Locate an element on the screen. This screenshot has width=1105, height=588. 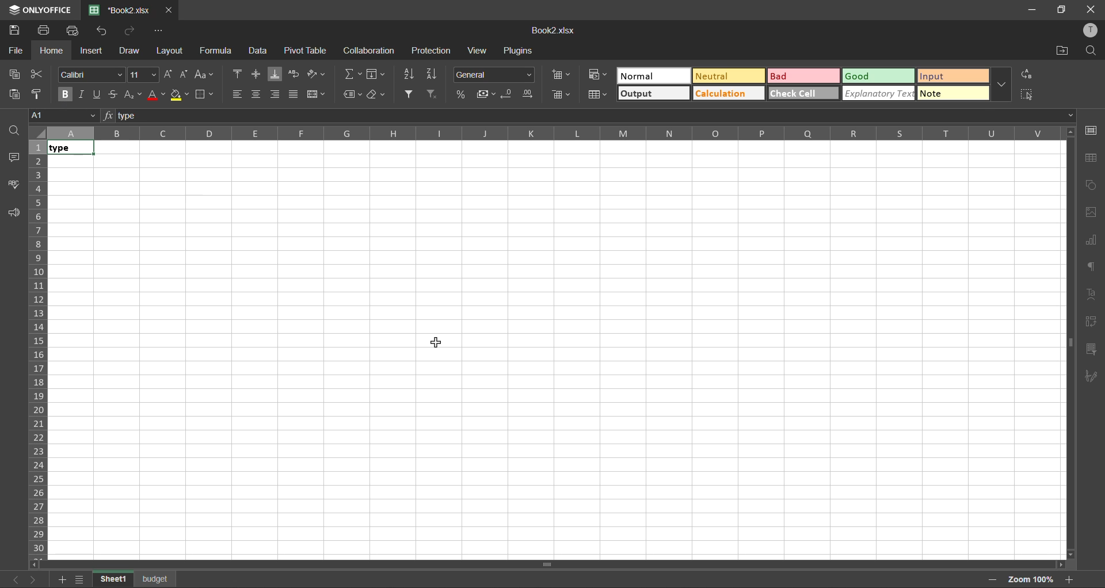
pivot table is located at coordinates (305, 51).